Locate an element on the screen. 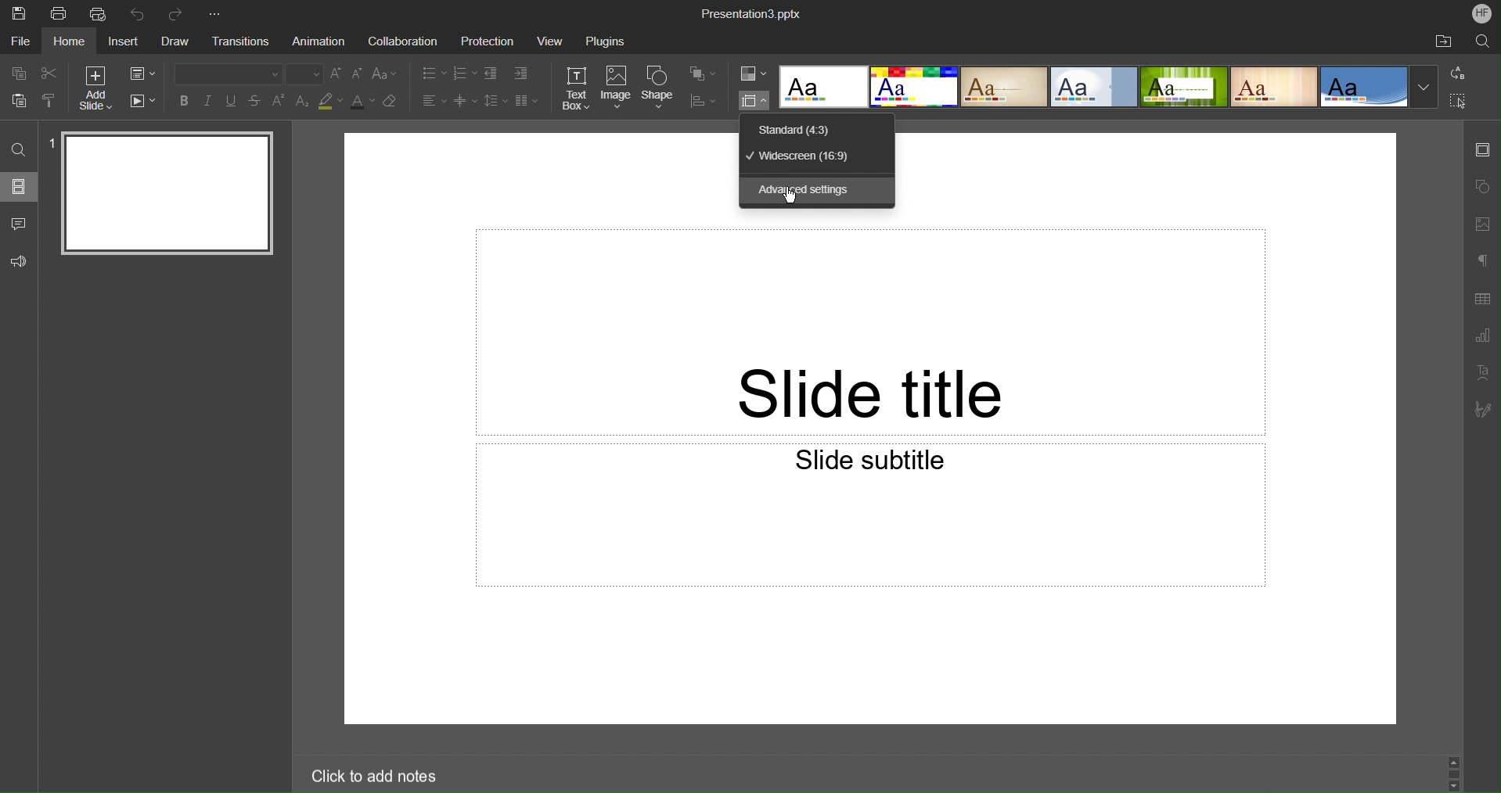  Select All is located at coordinates (1460, 102).